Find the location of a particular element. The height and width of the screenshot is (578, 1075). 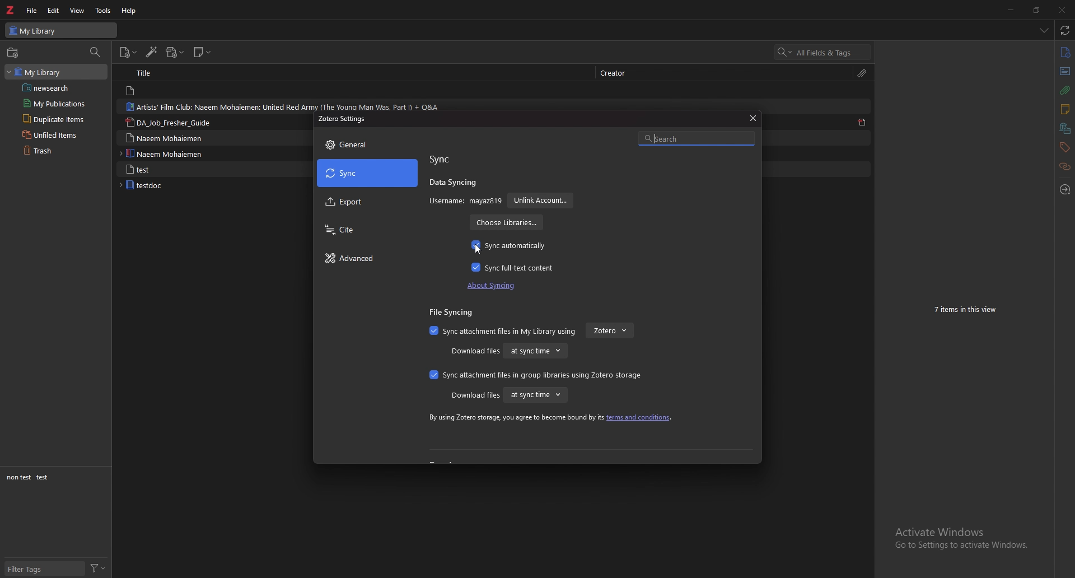

saved search is located at coordinates (60, 88).